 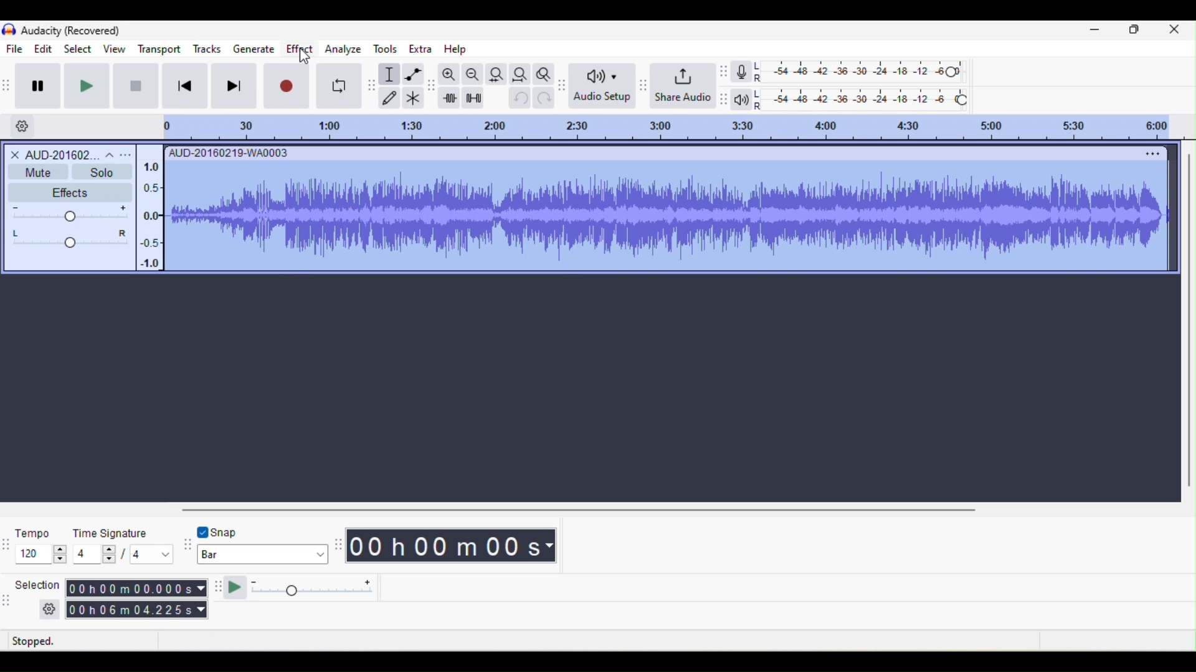 What do you see at coordinates (432, 87) in the screenshot?
I see `audacity edit toolbar` at bounding box center [432, 87].